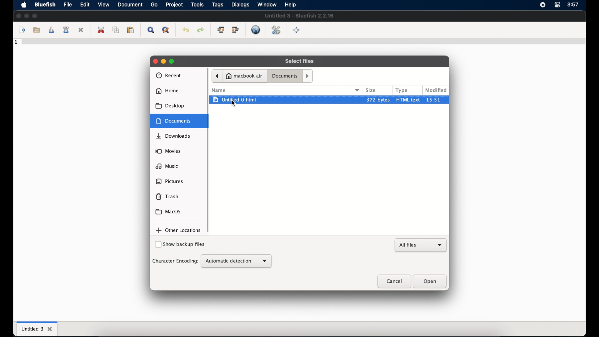  Describe the element at coordinates (358, 90) in the screenshot. I see `dropdown menu` at that location.